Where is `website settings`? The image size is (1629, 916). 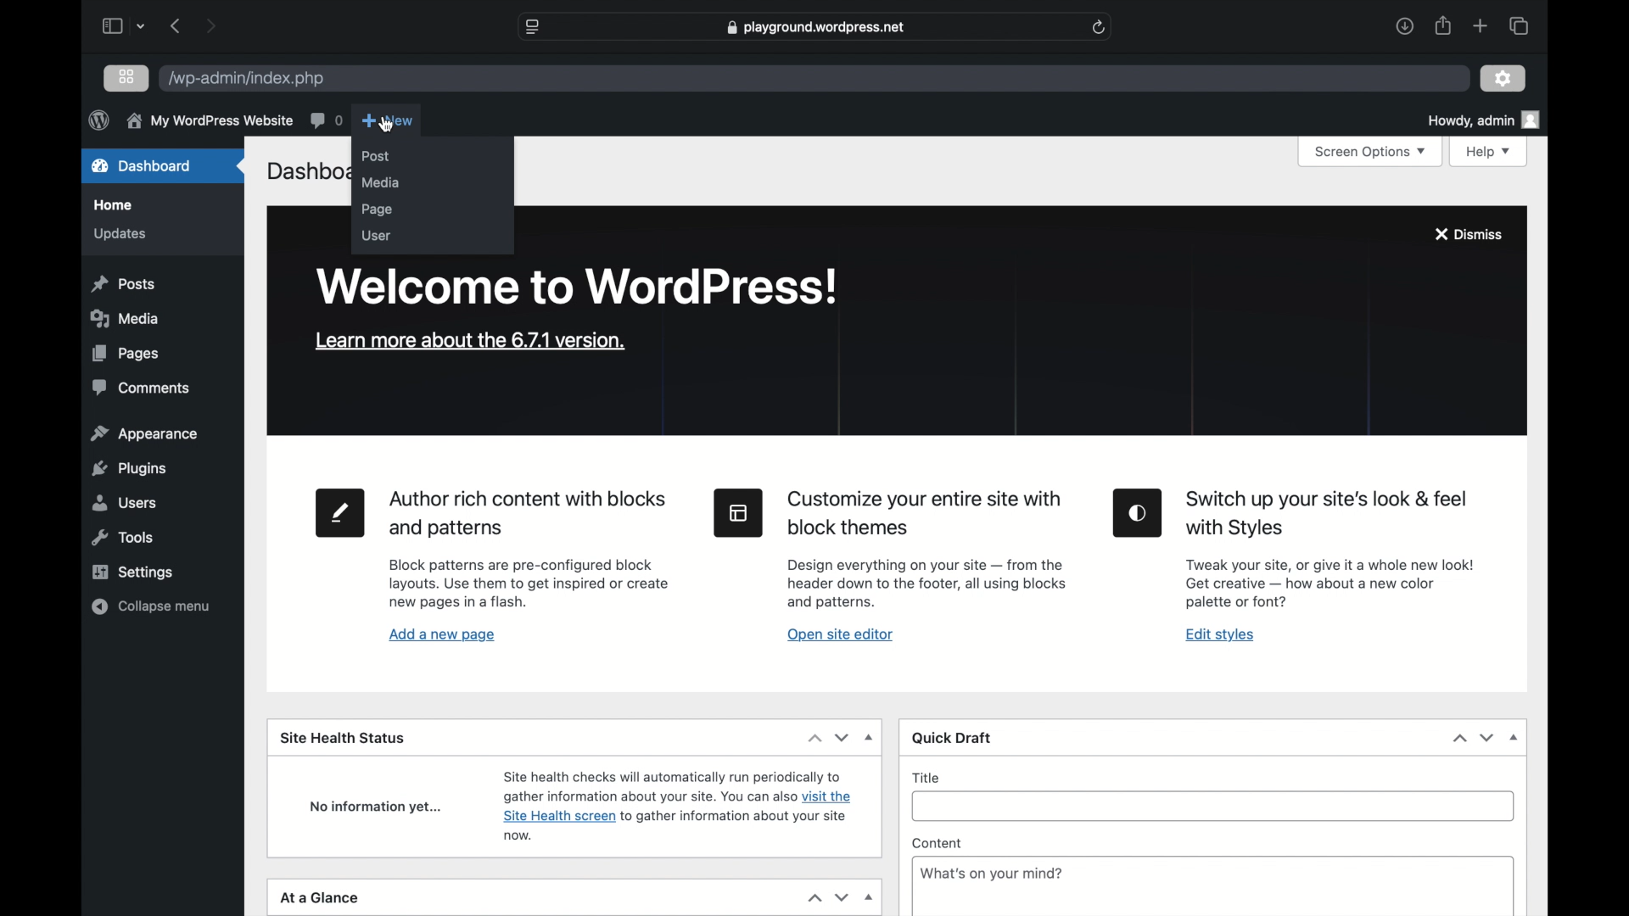 website settings is located at coordinates (531, 28).